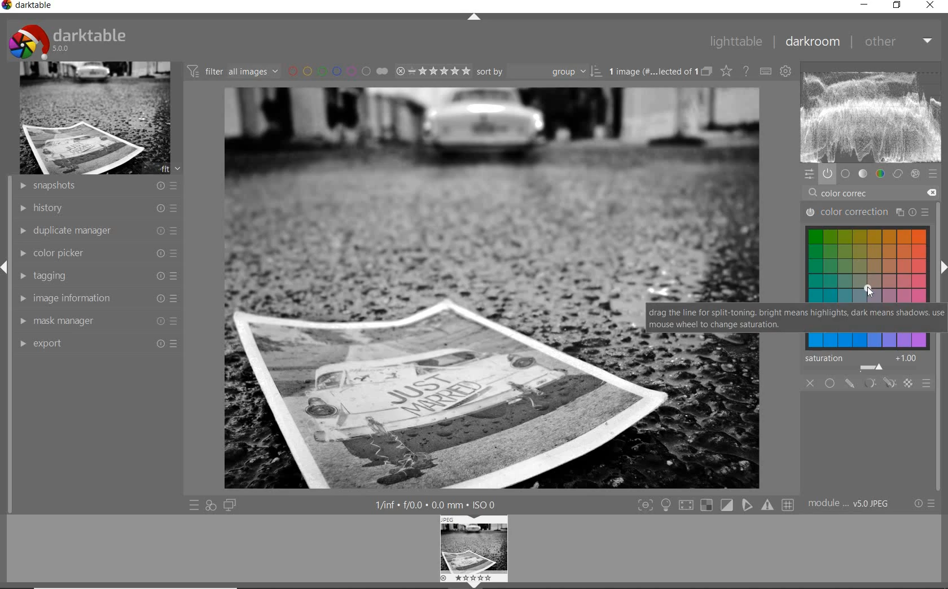  What do you see at coordinates (915, 174) in the screenshot?
I see `effect` at bounding box center [915, 174].